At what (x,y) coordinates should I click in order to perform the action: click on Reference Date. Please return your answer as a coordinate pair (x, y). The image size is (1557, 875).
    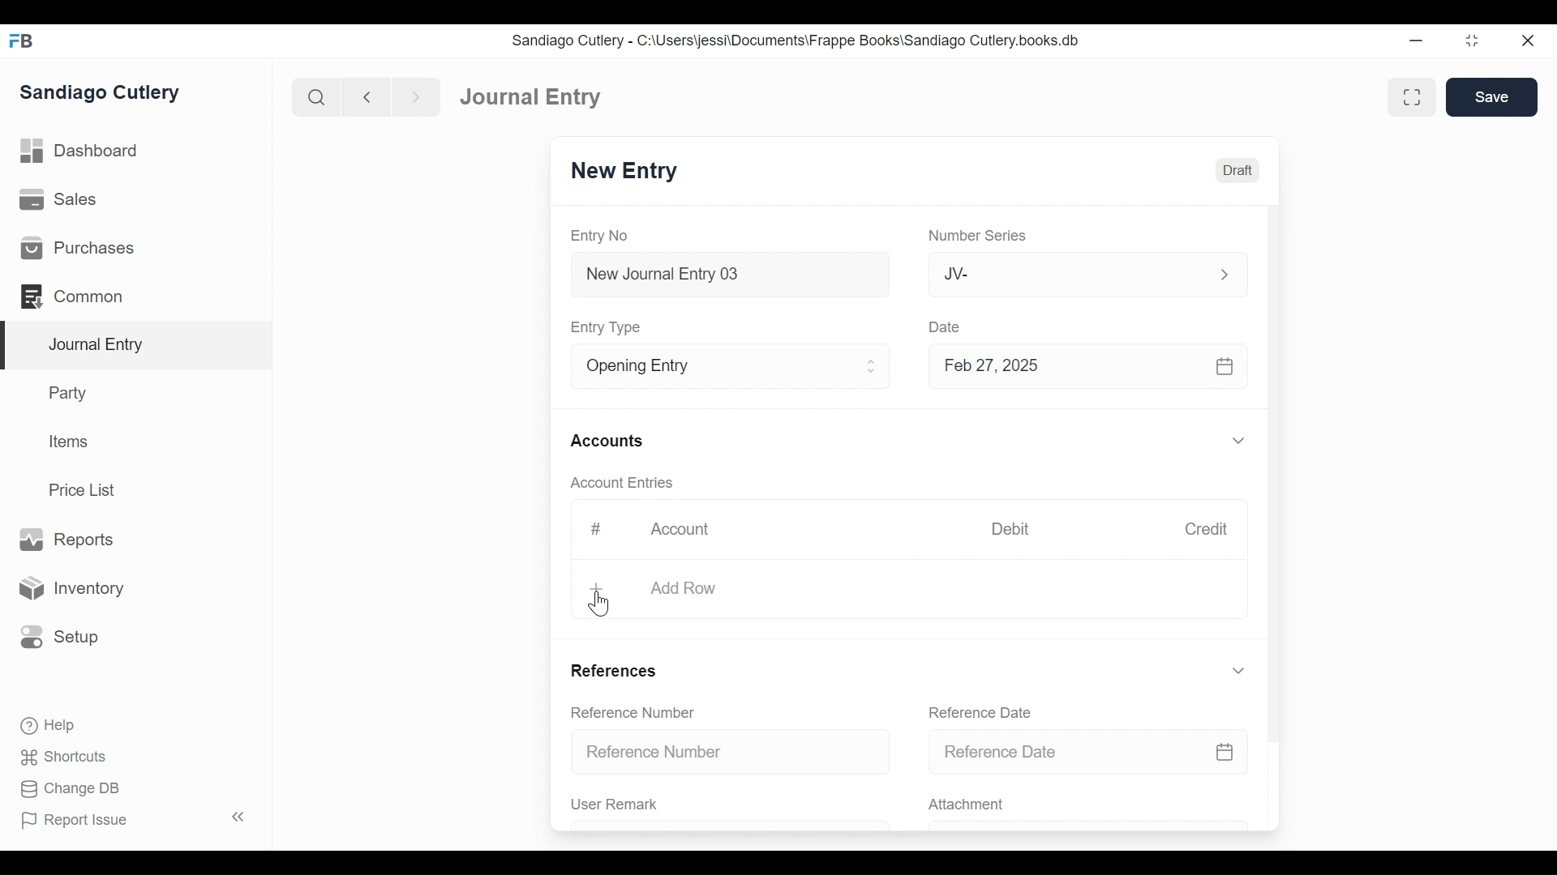
    Looking at the image, I should click on (983, 713).